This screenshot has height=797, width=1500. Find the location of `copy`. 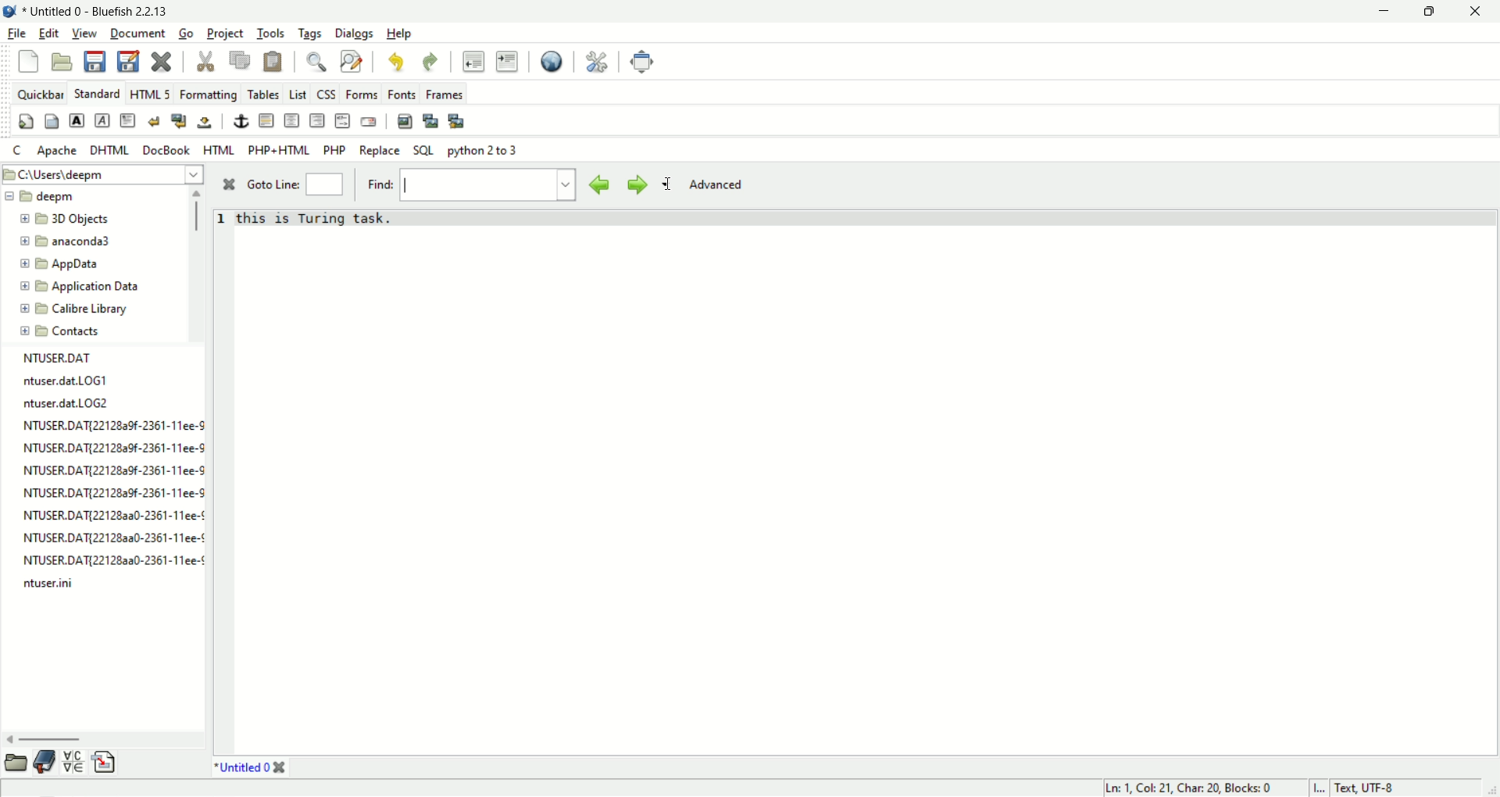

copy is located at coordinates (240, 61).